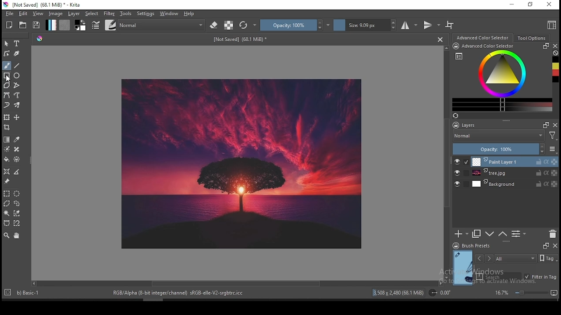  Describe the element at coordinates (506, 136) in the screenshot. I see `blending mode` at that location.